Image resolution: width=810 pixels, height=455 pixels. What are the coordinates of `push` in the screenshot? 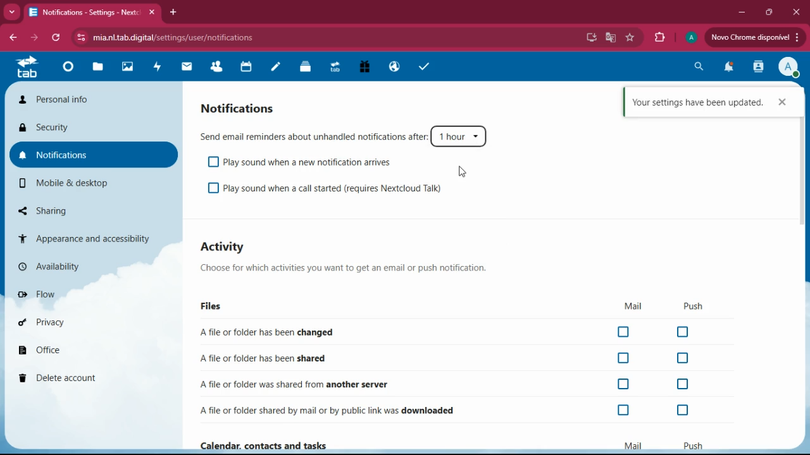 It's located at (692, 308).